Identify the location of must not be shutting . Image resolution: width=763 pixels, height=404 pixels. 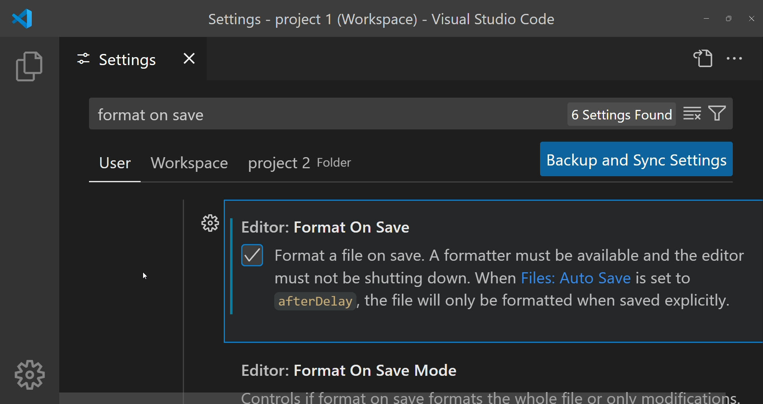
(345, 279).